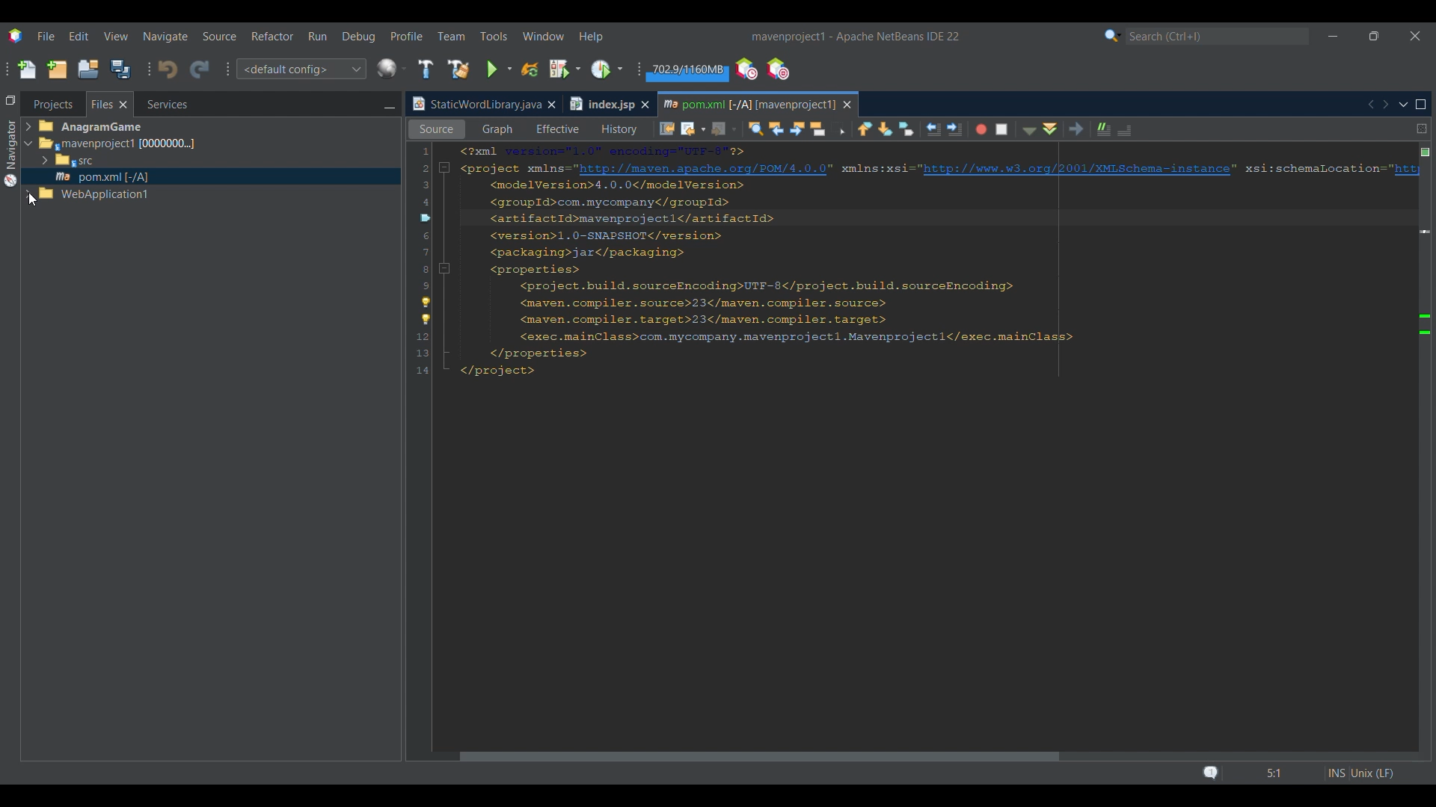 The width and height of the screenshot is (1436, 807). I want to click on Navigate menu, so click(165, 37).